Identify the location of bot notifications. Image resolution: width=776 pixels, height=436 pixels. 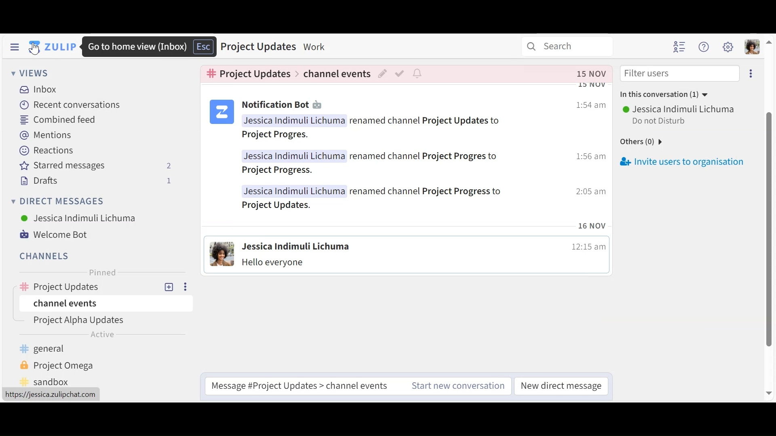
(425, 121).